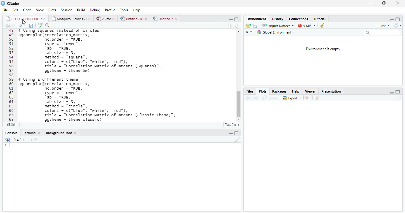  What do you see at coordinates (27, 10) in the screenshot?
I see `Code` at bounding box center [27, 10].